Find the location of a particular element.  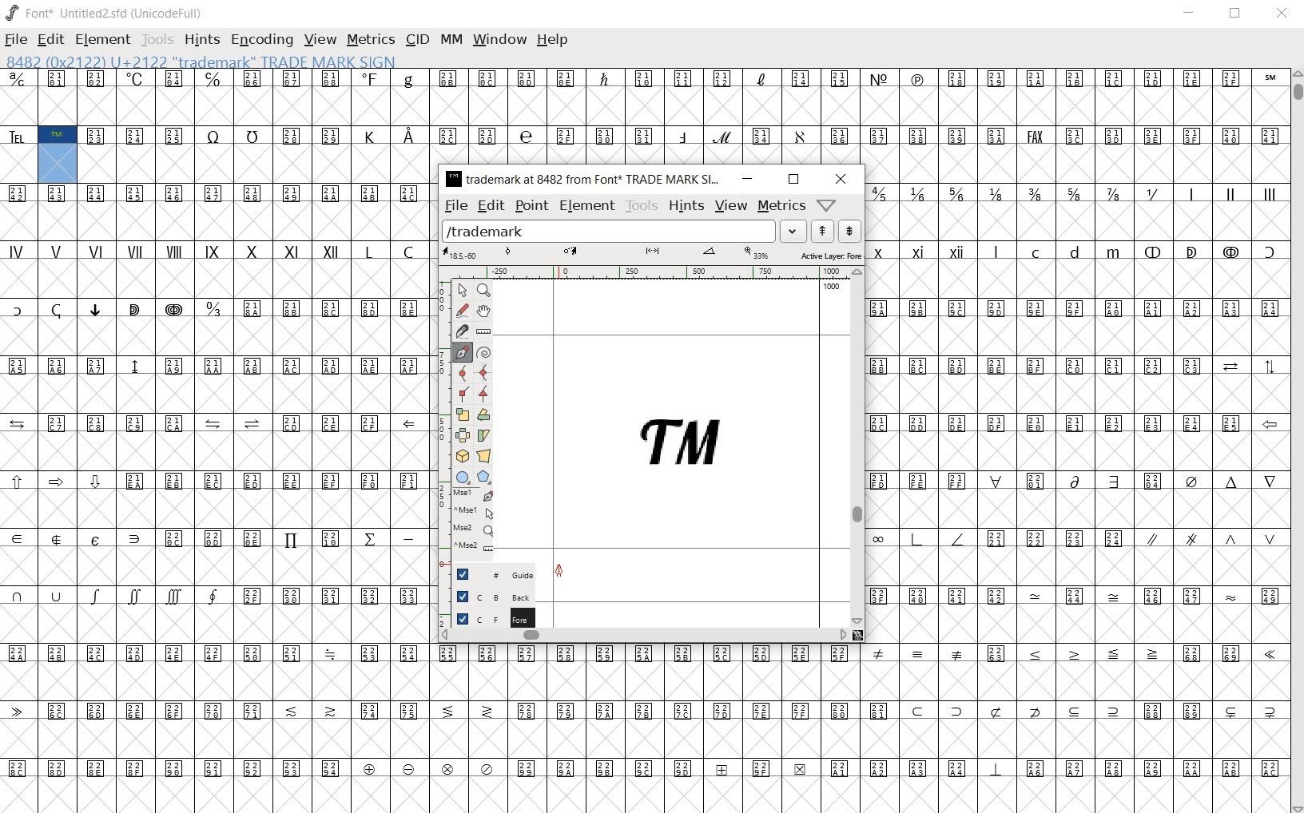

magnify is located at coordinates (483, 291).